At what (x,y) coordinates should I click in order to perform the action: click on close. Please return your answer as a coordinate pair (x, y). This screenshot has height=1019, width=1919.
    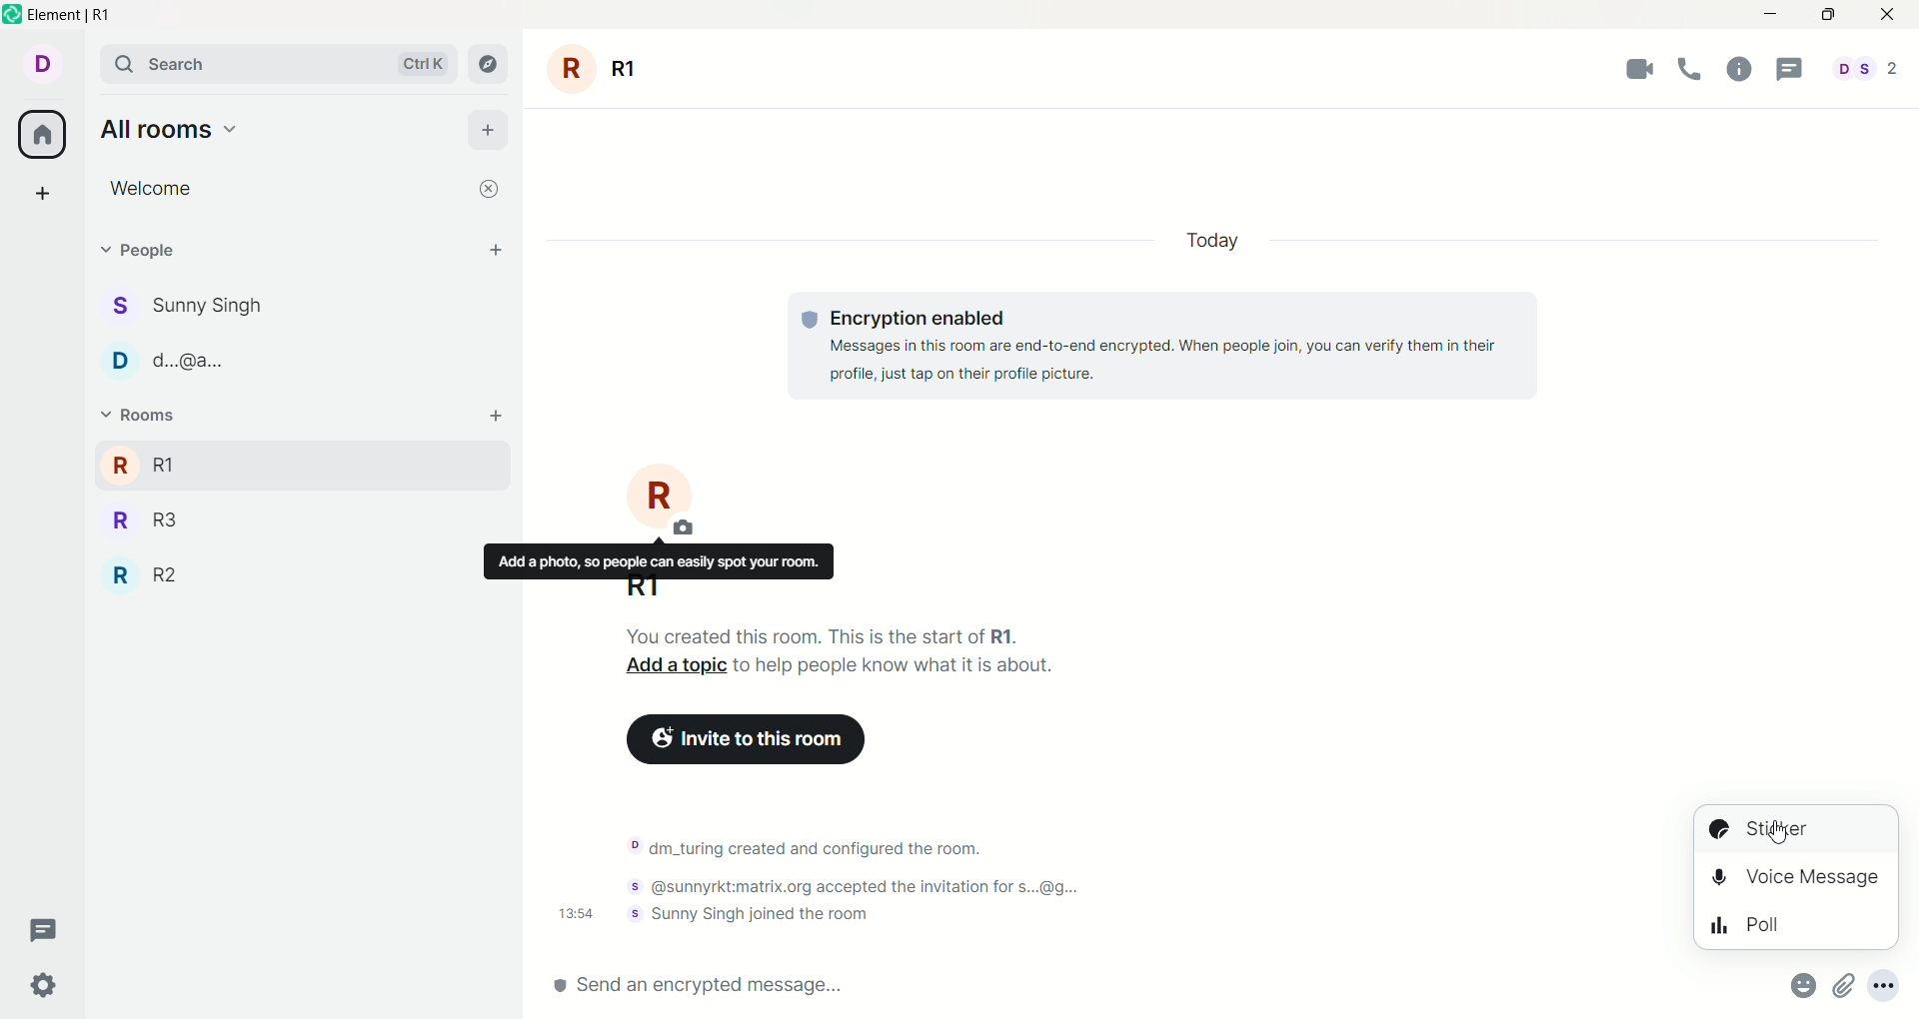
    Looking at the image, I should click on (1888, 15).